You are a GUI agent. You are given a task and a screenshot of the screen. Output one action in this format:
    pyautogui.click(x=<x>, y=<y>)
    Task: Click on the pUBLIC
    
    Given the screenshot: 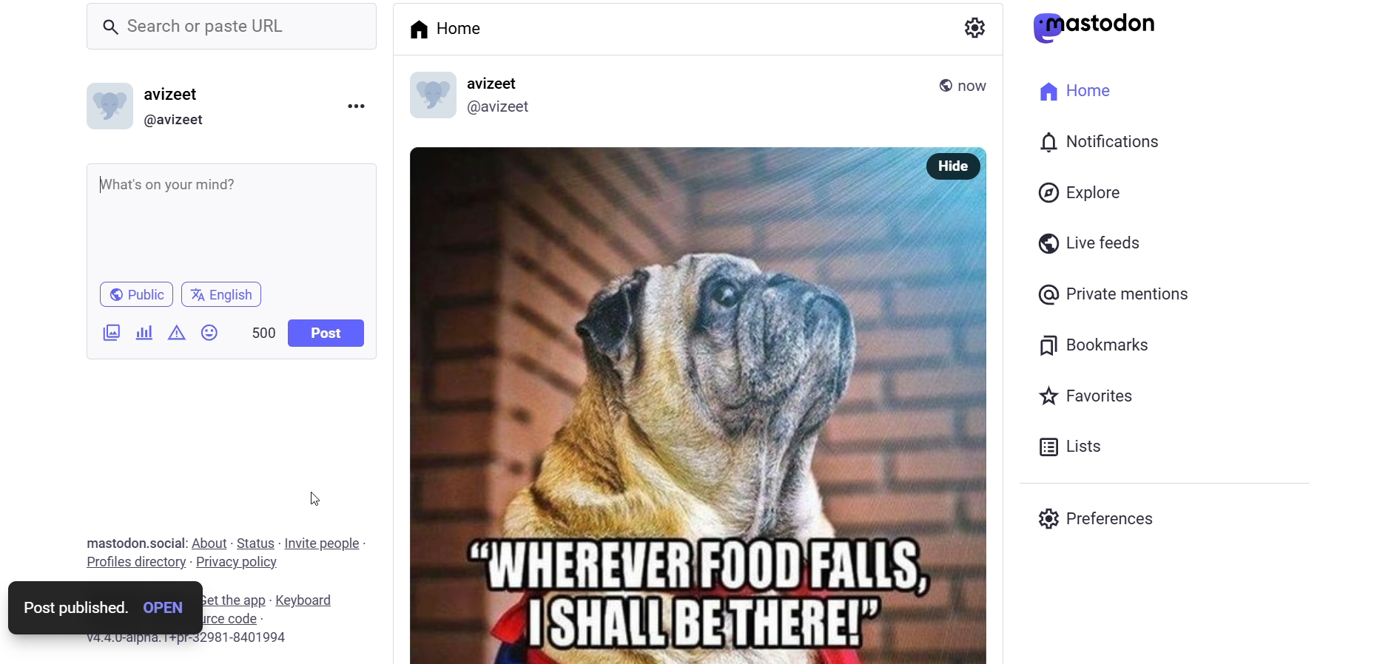 What is the action you would take?
    pyautogui.click(x=143, y=292)
    